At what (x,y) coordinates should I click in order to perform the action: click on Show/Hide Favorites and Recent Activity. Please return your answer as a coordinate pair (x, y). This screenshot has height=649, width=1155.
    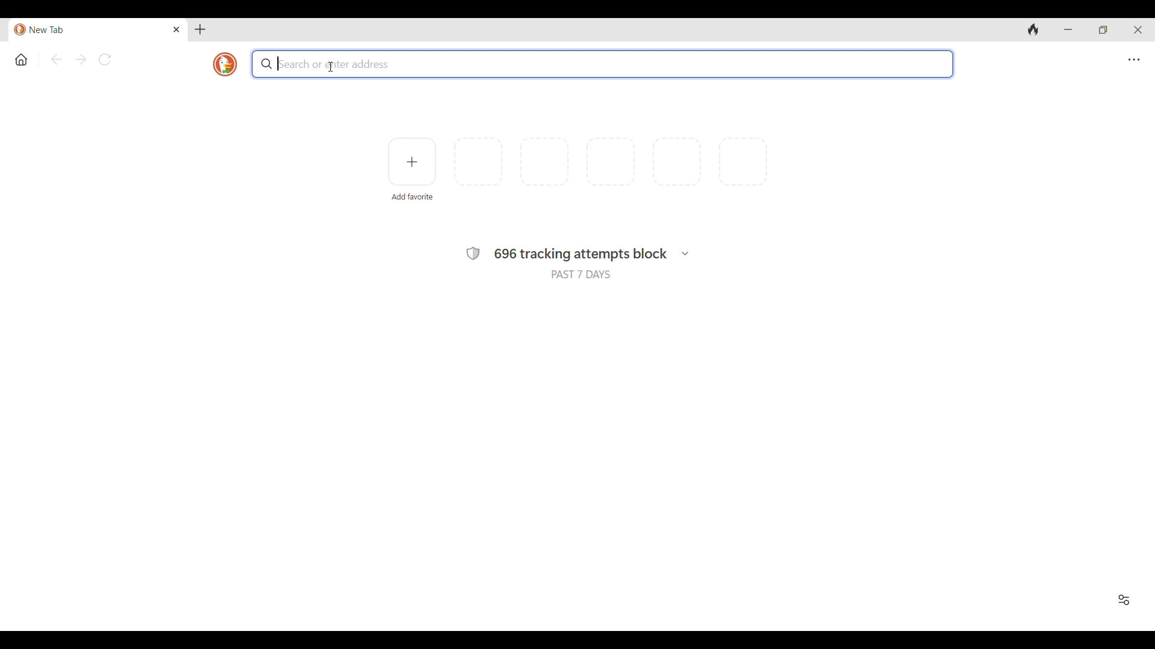
    Looking at the image, I should click on (1124, 600).